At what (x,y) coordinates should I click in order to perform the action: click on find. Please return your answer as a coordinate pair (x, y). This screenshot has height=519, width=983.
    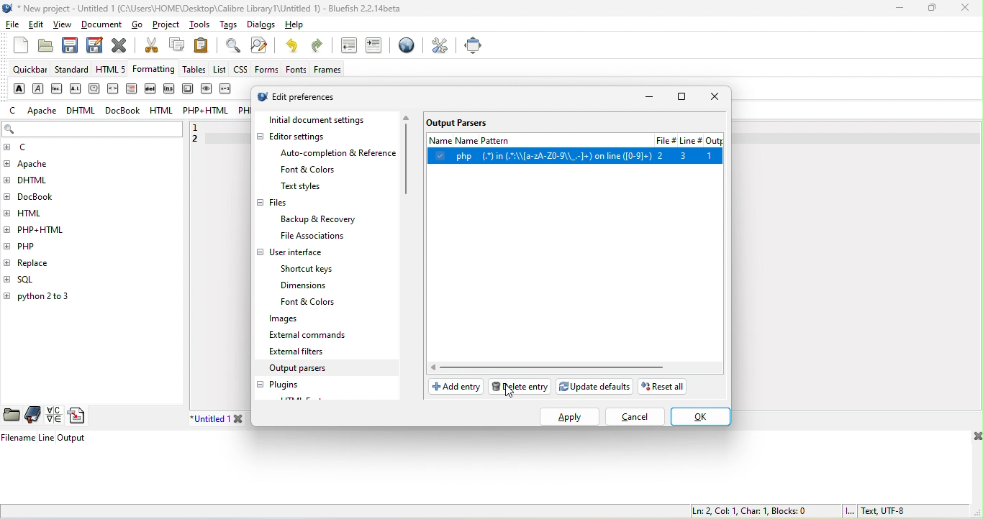
    Looking at the image, I should click on (230, 45).